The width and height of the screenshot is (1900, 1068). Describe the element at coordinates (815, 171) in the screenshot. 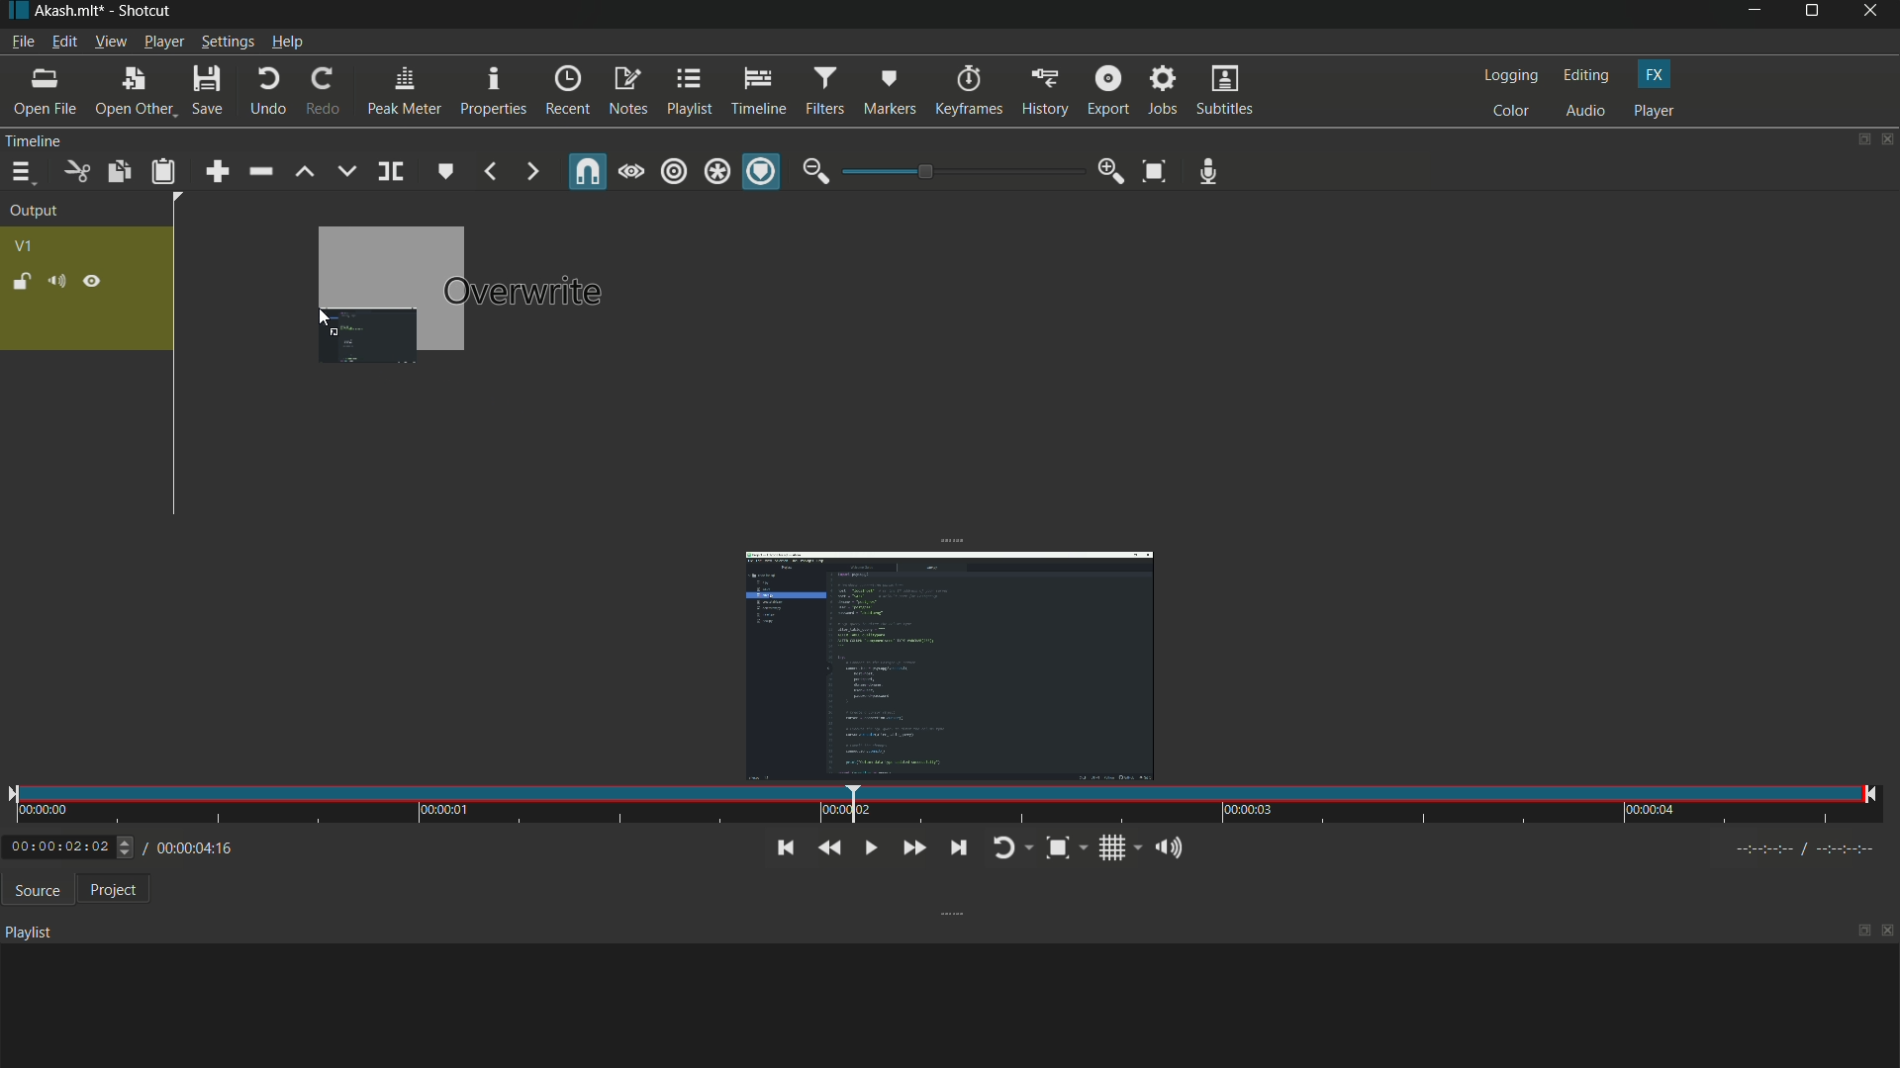

I see `zoom out` at that location.